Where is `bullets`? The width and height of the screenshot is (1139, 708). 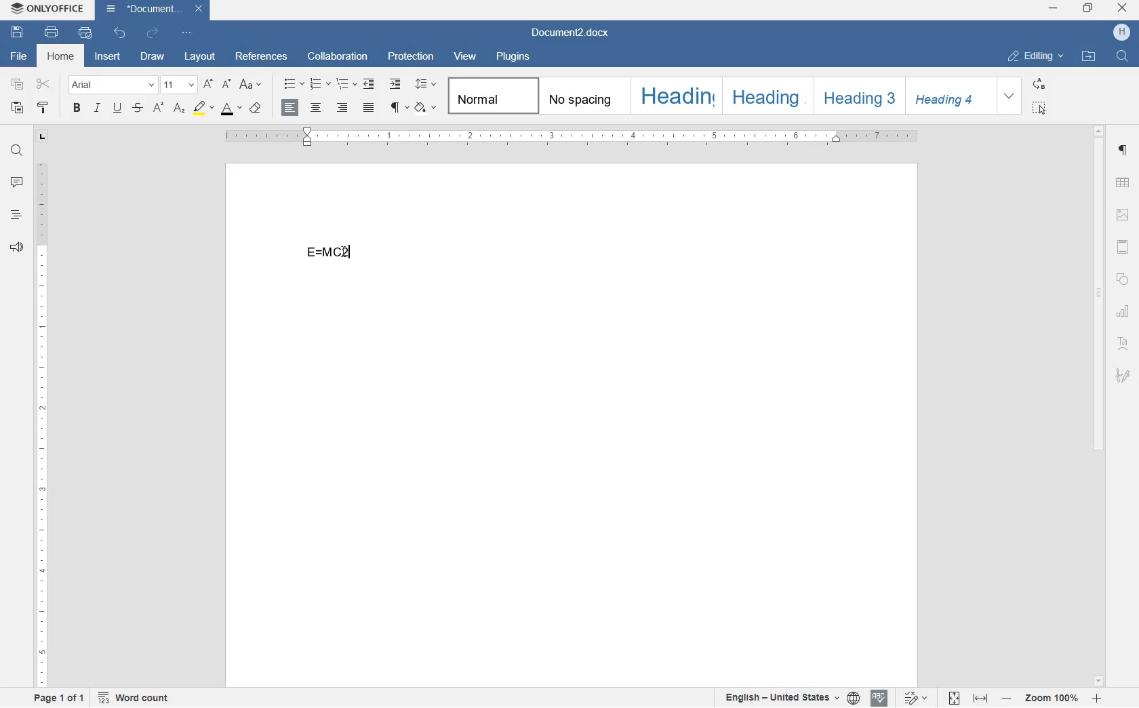
bullets is located at coordinates (294, 84).